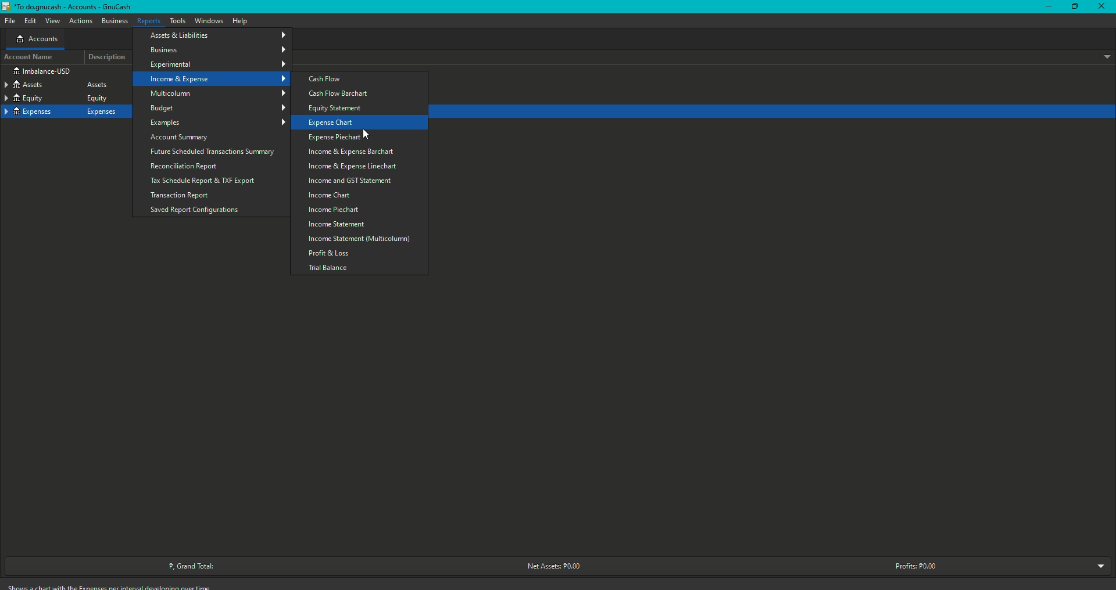 Image resolution: width=1116 pixels, height=590 pixels. Describe the element at coordinates (42, 71) in the screenshot. I see `Imbalance` at that location.